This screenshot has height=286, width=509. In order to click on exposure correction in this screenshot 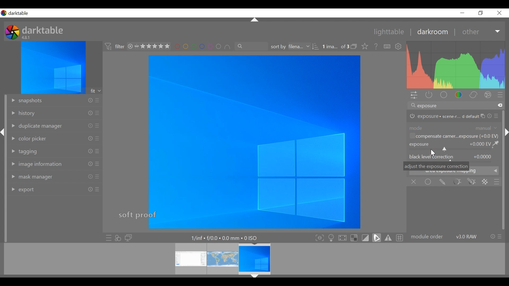, I will do `click(419, 144)`.